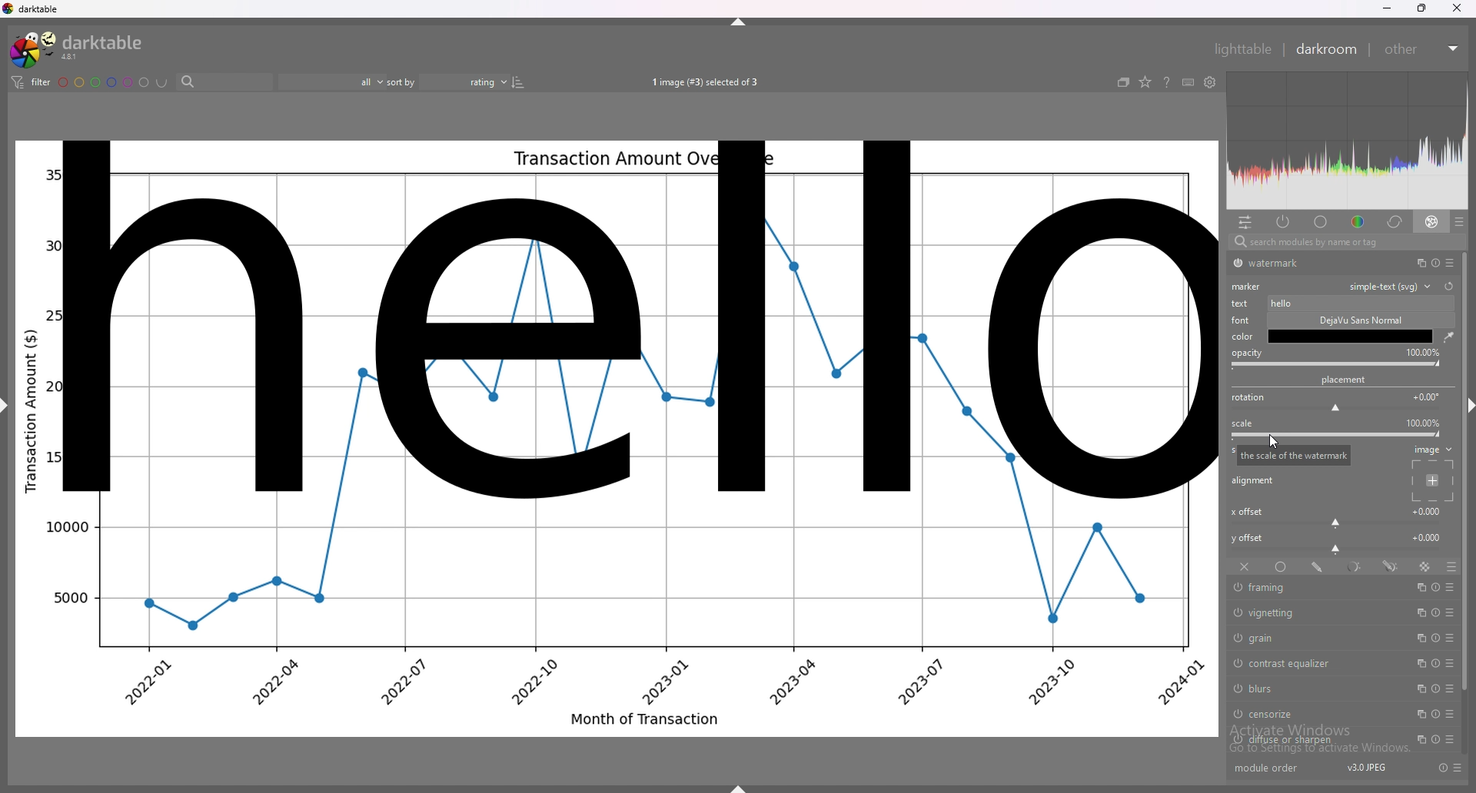 This screenshot has height=793, width=1476. Describe the element at coordinates (1467, 470) in the screenshot. I see `scroll bar` at that location.